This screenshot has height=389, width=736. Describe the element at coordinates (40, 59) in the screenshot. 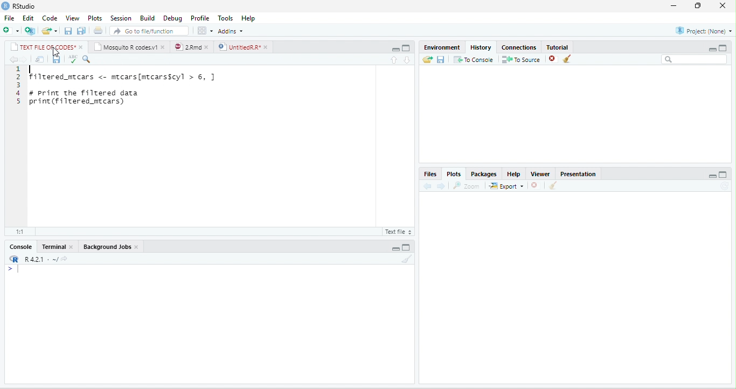

I see `show in new window` at that location.